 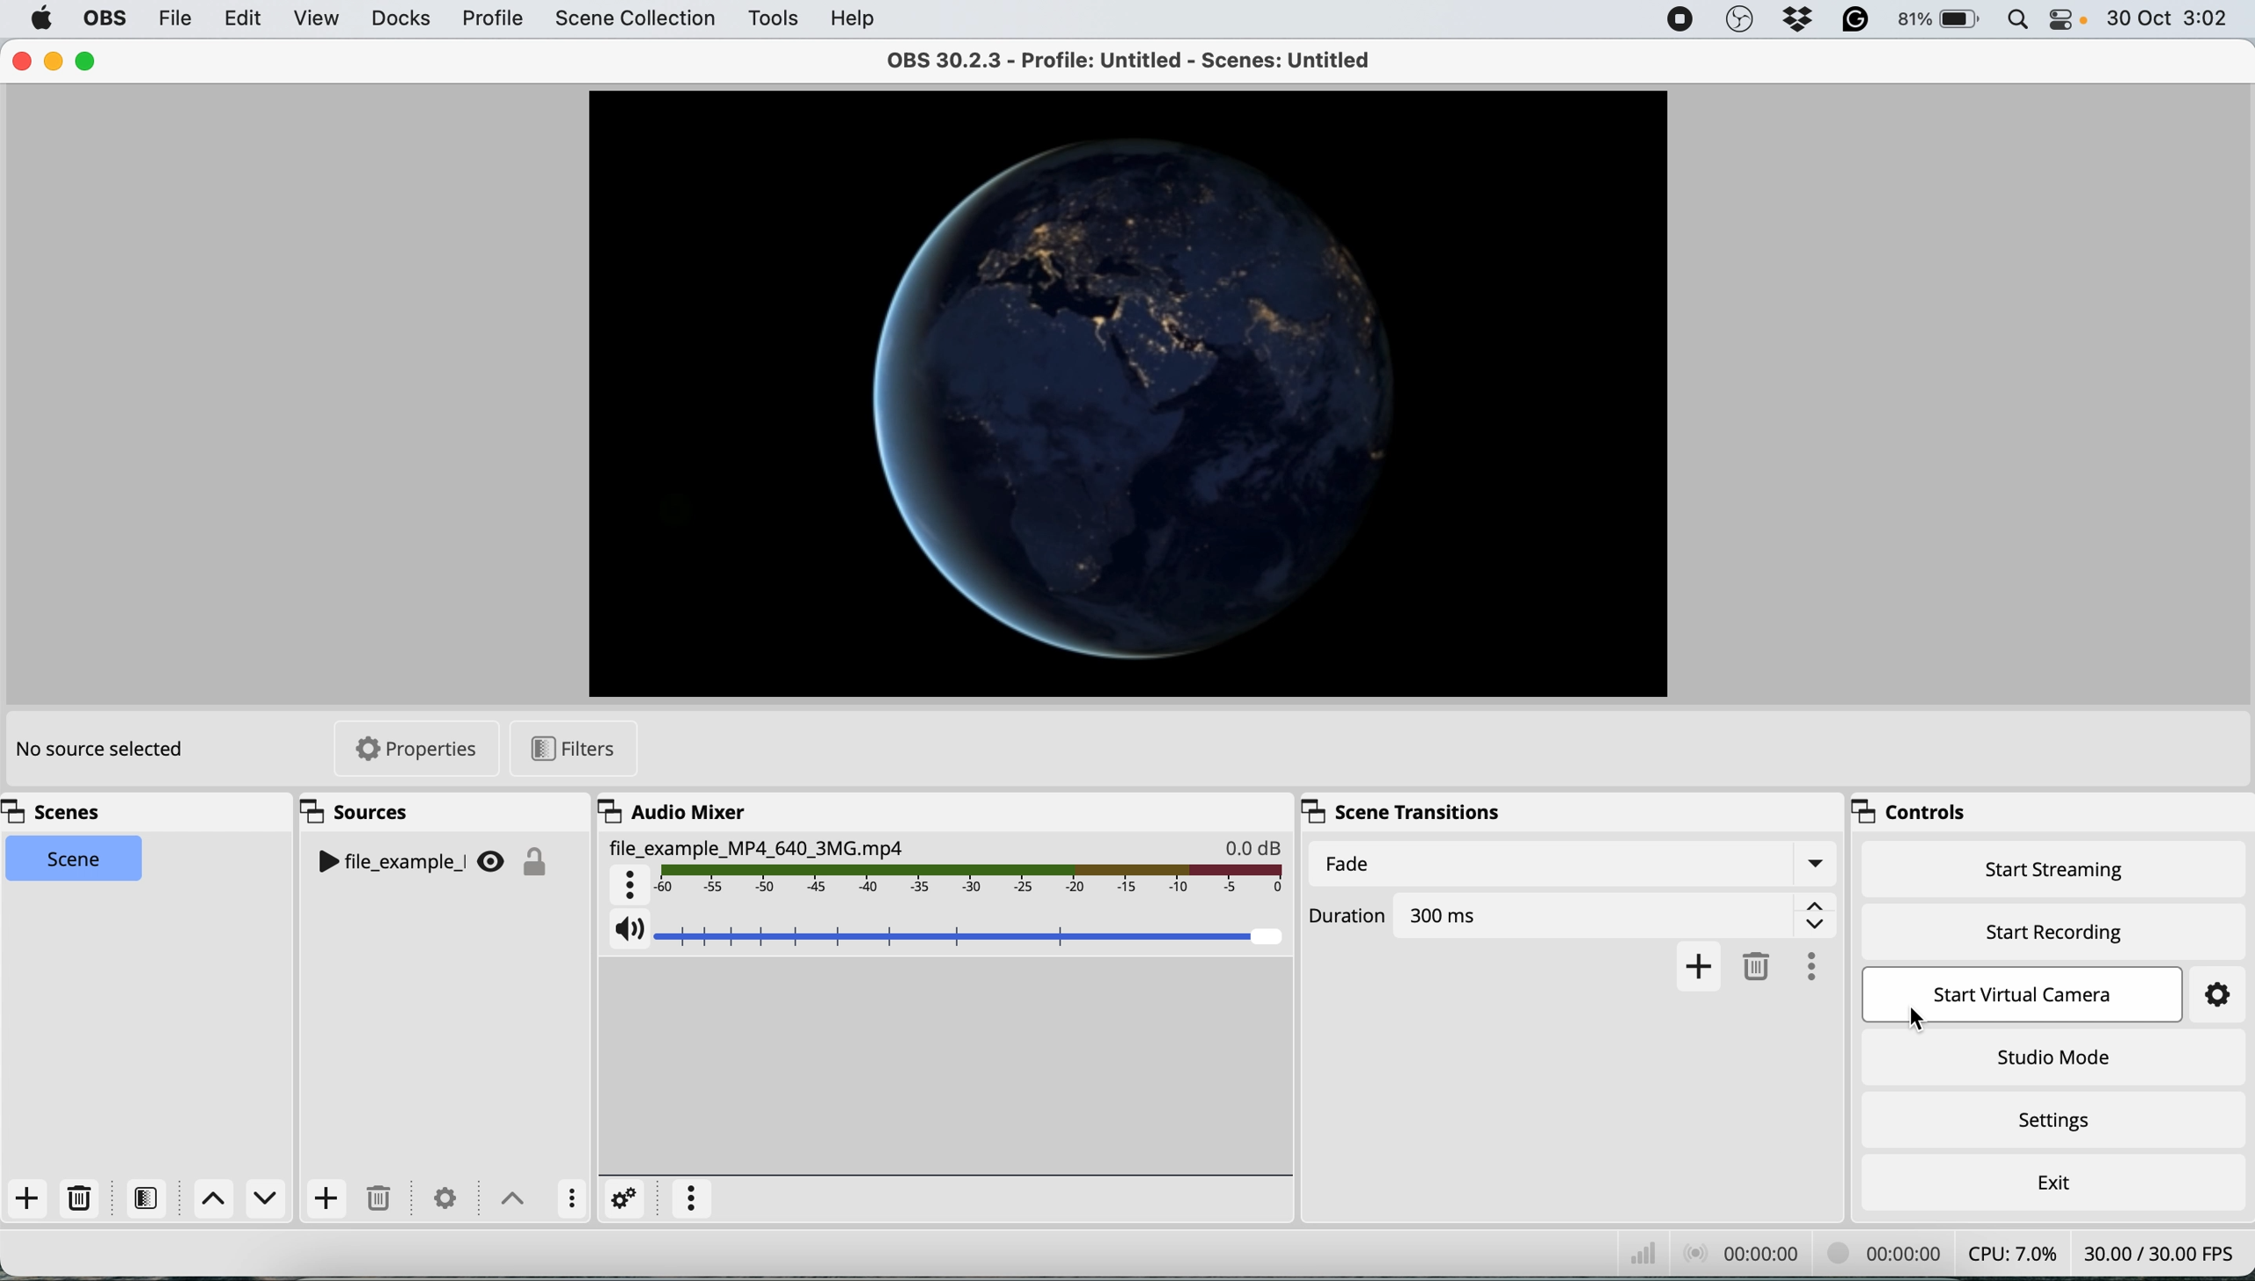 What do you see at coordinates (618, 1202) in the screenshot?
I see `settings` at bounding box center [618, 1202].